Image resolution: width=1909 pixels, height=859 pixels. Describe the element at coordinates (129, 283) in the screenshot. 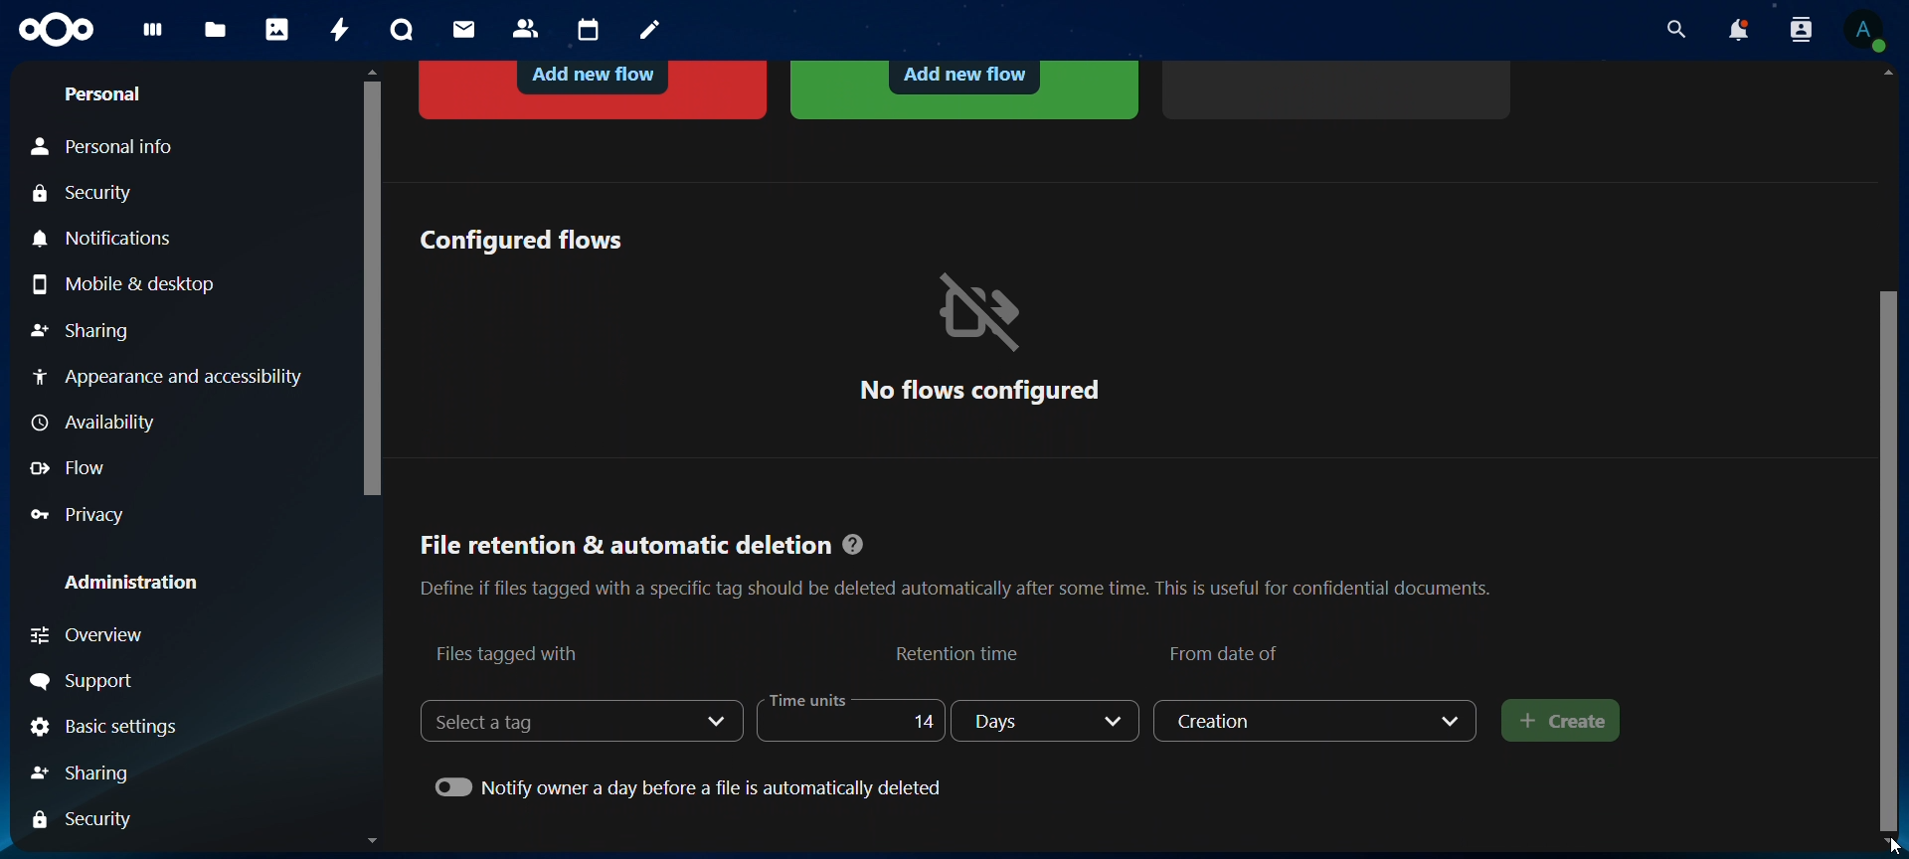

I see `mobile & desktop` at that location.